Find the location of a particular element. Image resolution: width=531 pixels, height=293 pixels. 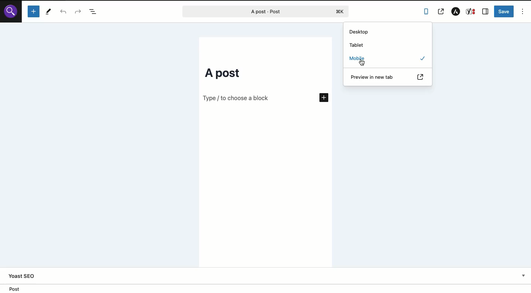

Preview in new tab is located at coordinates (388, 77).